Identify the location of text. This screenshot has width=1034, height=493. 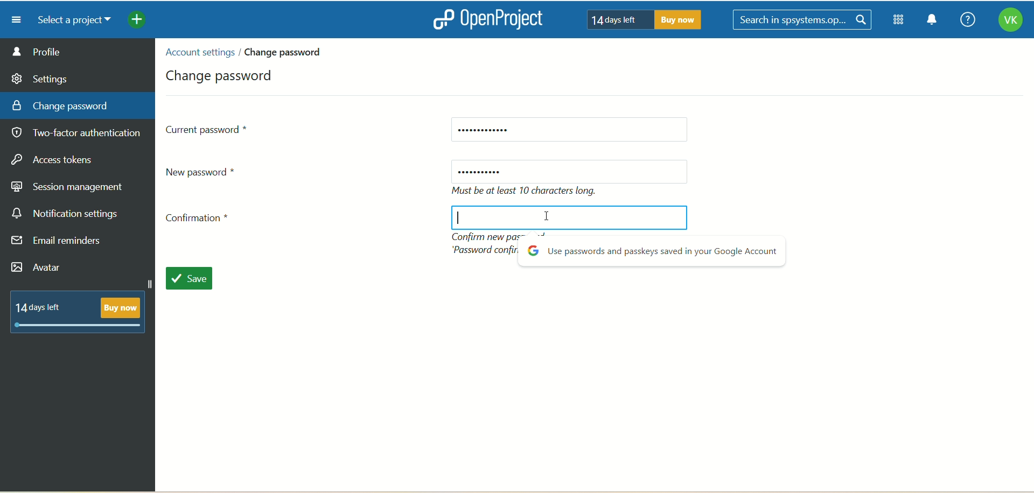
(528, 192).